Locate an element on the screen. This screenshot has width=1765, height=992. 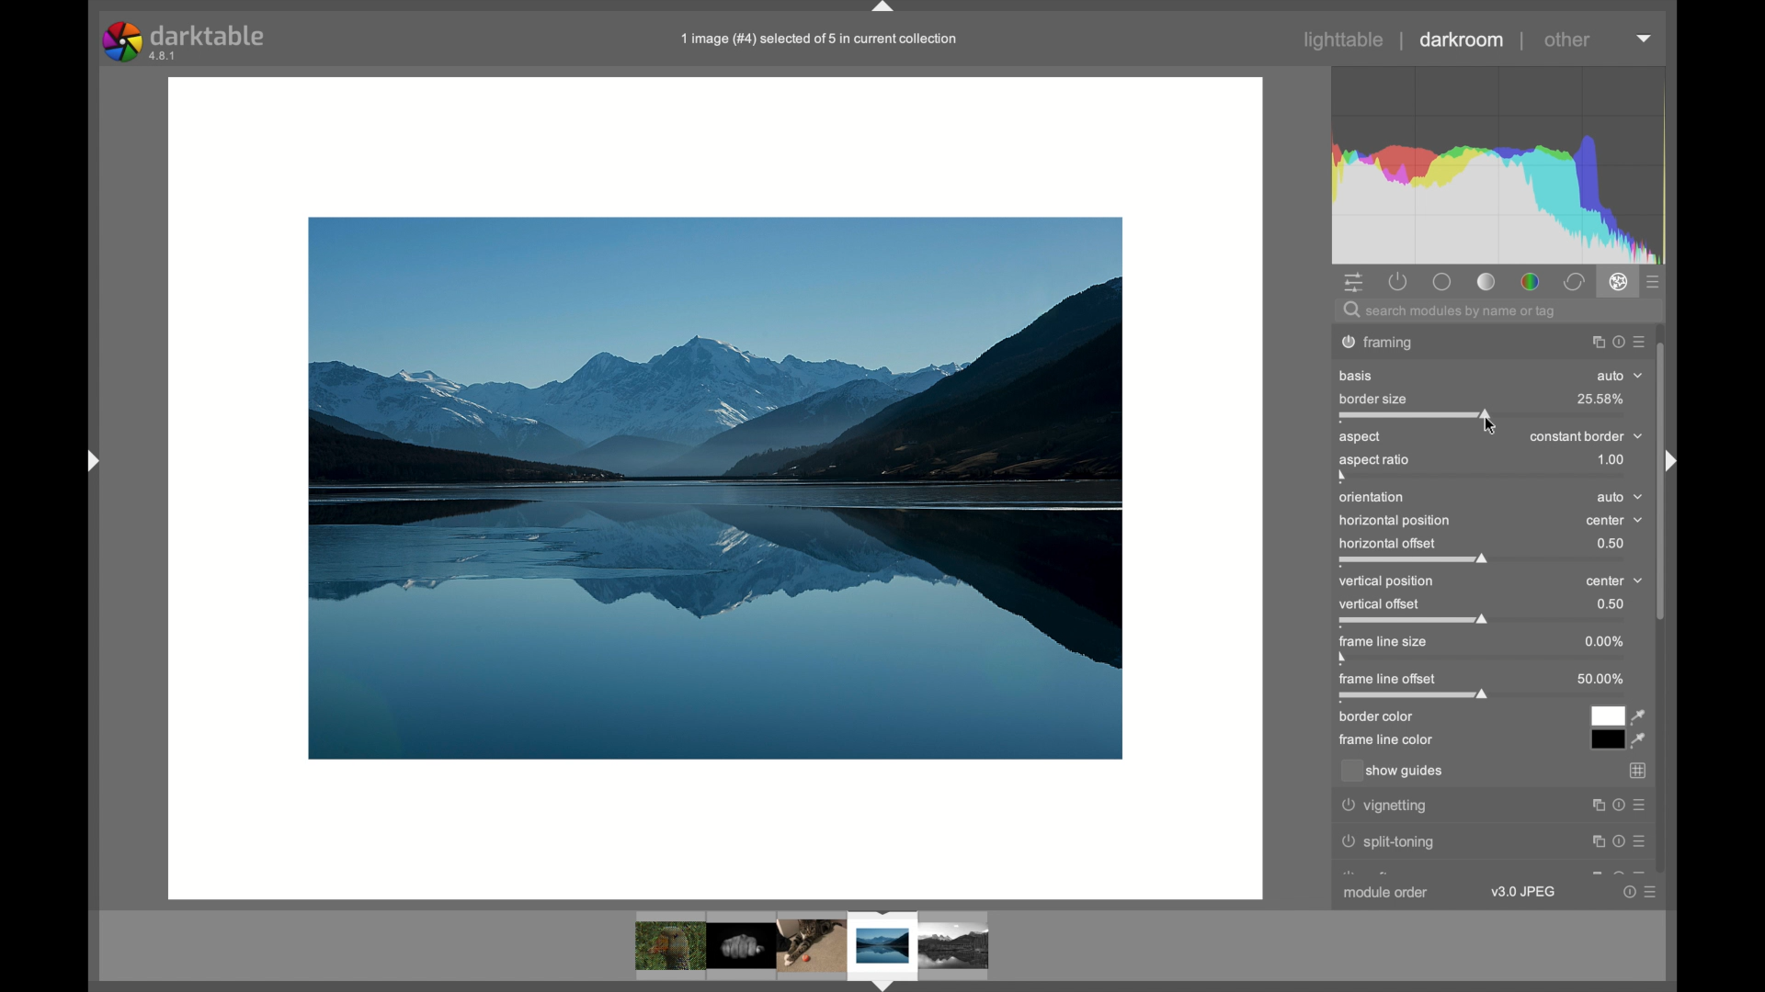
darktable is located at coordinates (188, 41).